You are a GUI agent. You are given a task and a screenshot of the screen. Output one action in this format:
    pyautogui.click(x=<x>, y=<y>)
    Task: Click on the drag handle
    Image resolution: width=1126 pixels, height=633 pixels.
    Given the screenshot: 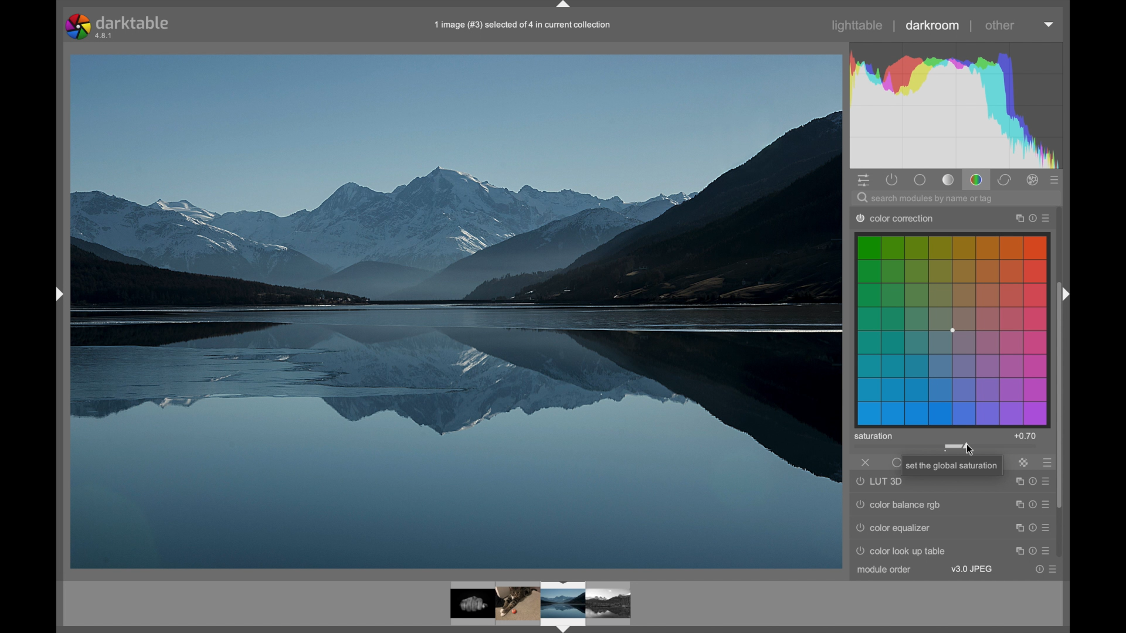 What is the action you would take?
    pyautogui.click(x=563, y=6)
    